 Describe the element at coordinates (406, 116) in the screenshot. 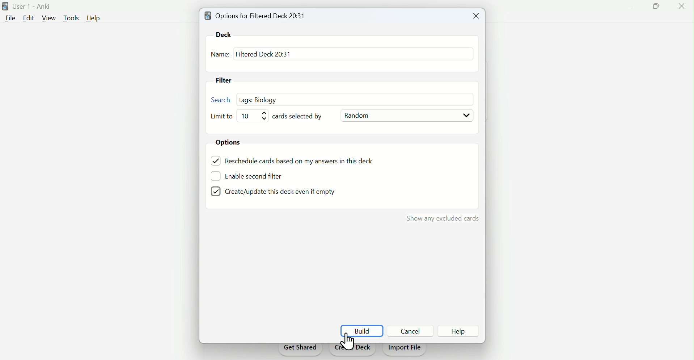

I see `Random` at that location.